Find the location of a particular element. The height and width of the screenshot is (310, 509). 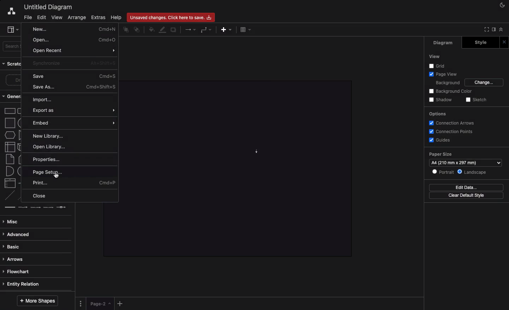

Page is located at coordinates (101, 304).